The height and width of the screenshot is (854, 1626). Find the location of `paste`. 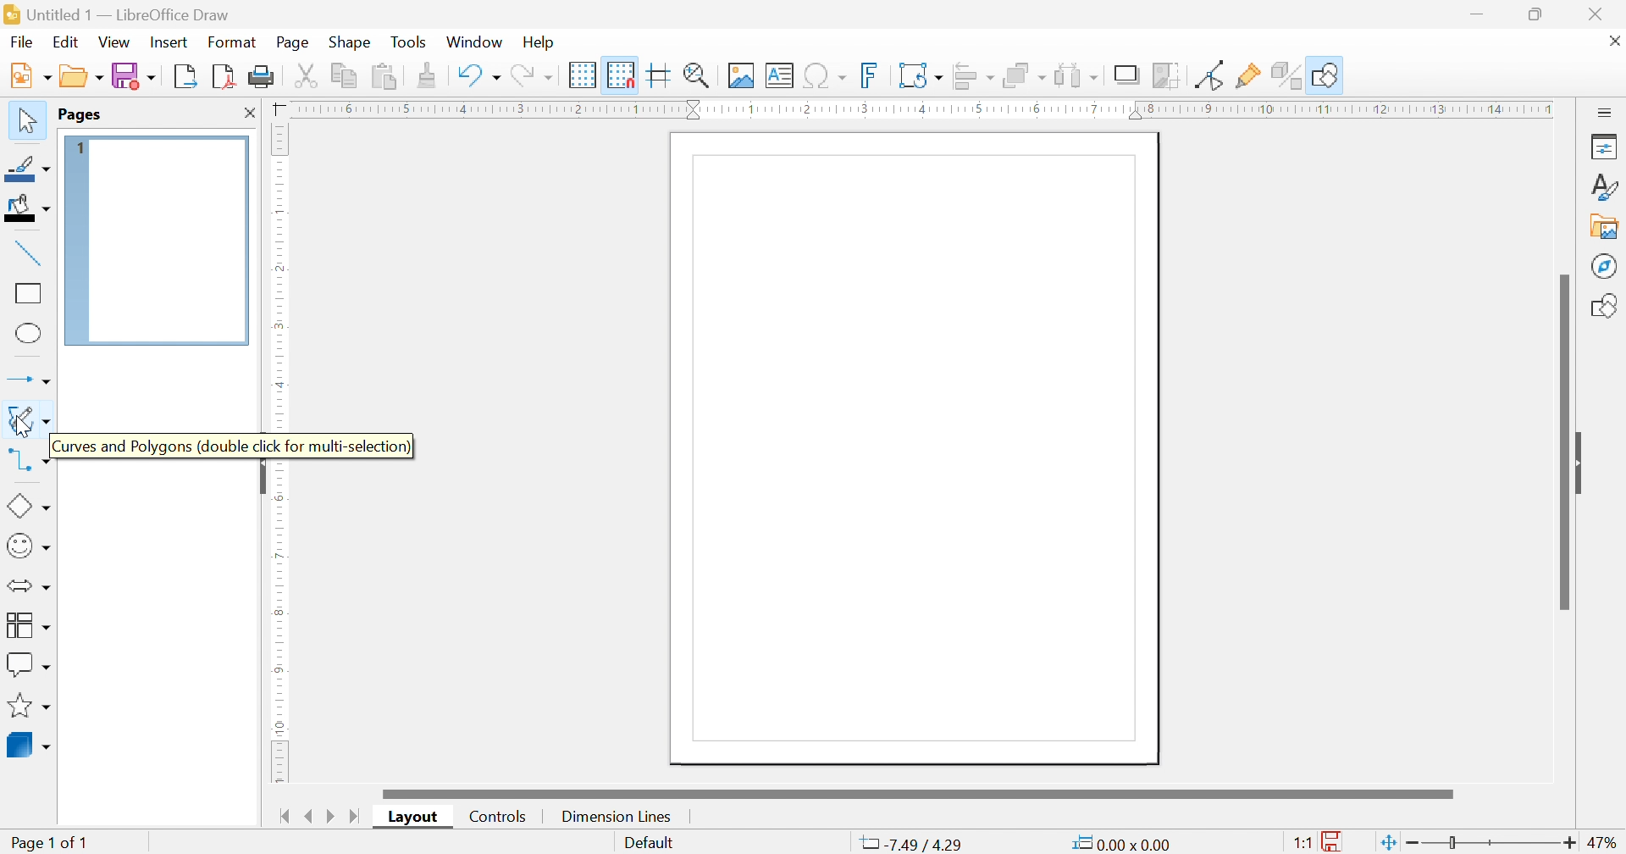

paste is located at coordinates (384, 77).